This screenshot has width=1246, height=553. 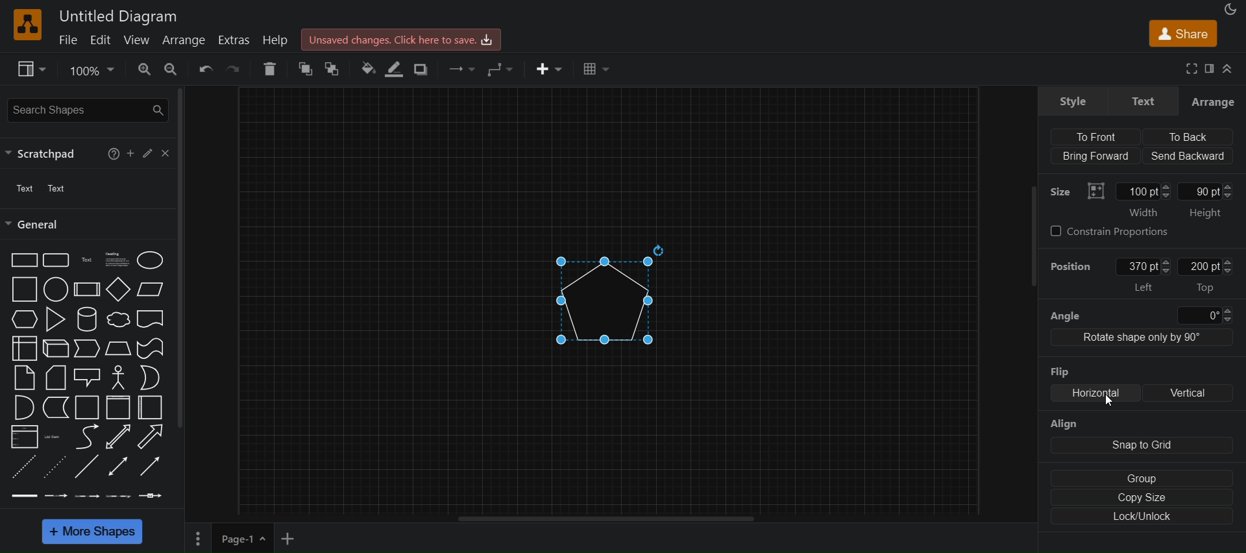 I want to click on search shapes, so click(x=88, y=110).